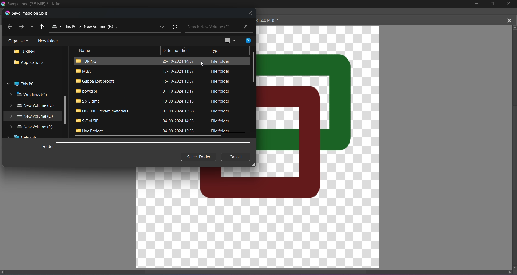 This screenshot has height=275, width=517. I want to click on New Volume (E), so click(29, 117).